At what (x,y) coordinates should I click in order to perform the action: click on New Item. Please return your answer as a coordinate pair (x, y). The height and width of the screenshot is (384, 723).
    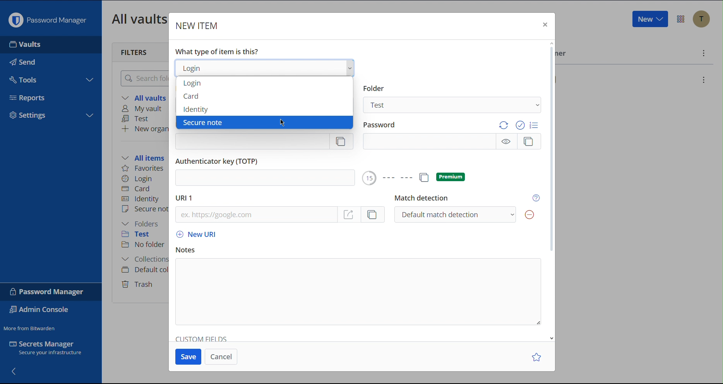
    Looking at the image, I should click on (198, 26).